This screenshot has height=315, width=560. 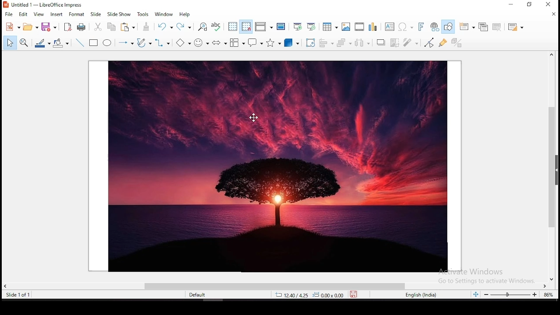 I want to click on window, so click(x=165, y=14).